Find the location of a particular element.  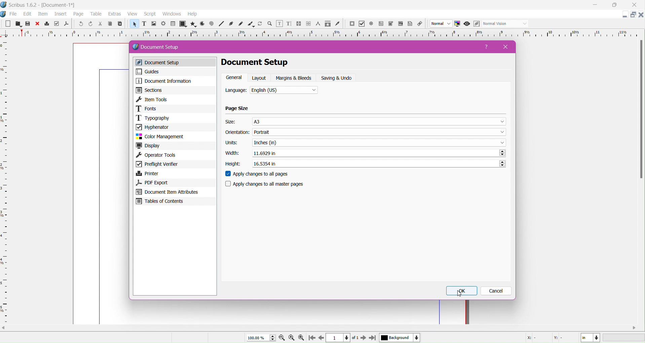

minimize document is located at coordinates (623, 16).